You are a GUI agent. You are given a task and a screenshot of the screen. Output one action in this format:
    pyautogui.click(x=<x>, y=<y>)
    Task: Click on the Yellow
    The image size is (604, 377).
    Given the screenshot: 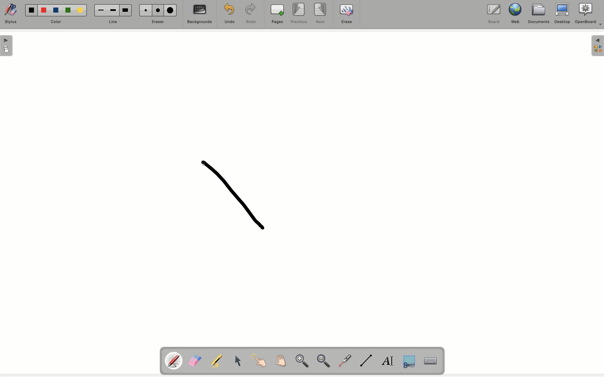 What is the action you would take?
    pyautogui.click(x=81, y=11)
    